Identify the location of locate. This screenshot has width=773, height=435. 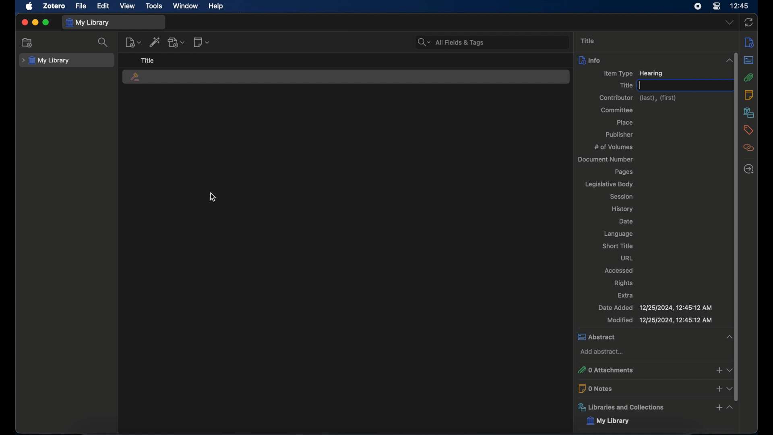
(749, 169).